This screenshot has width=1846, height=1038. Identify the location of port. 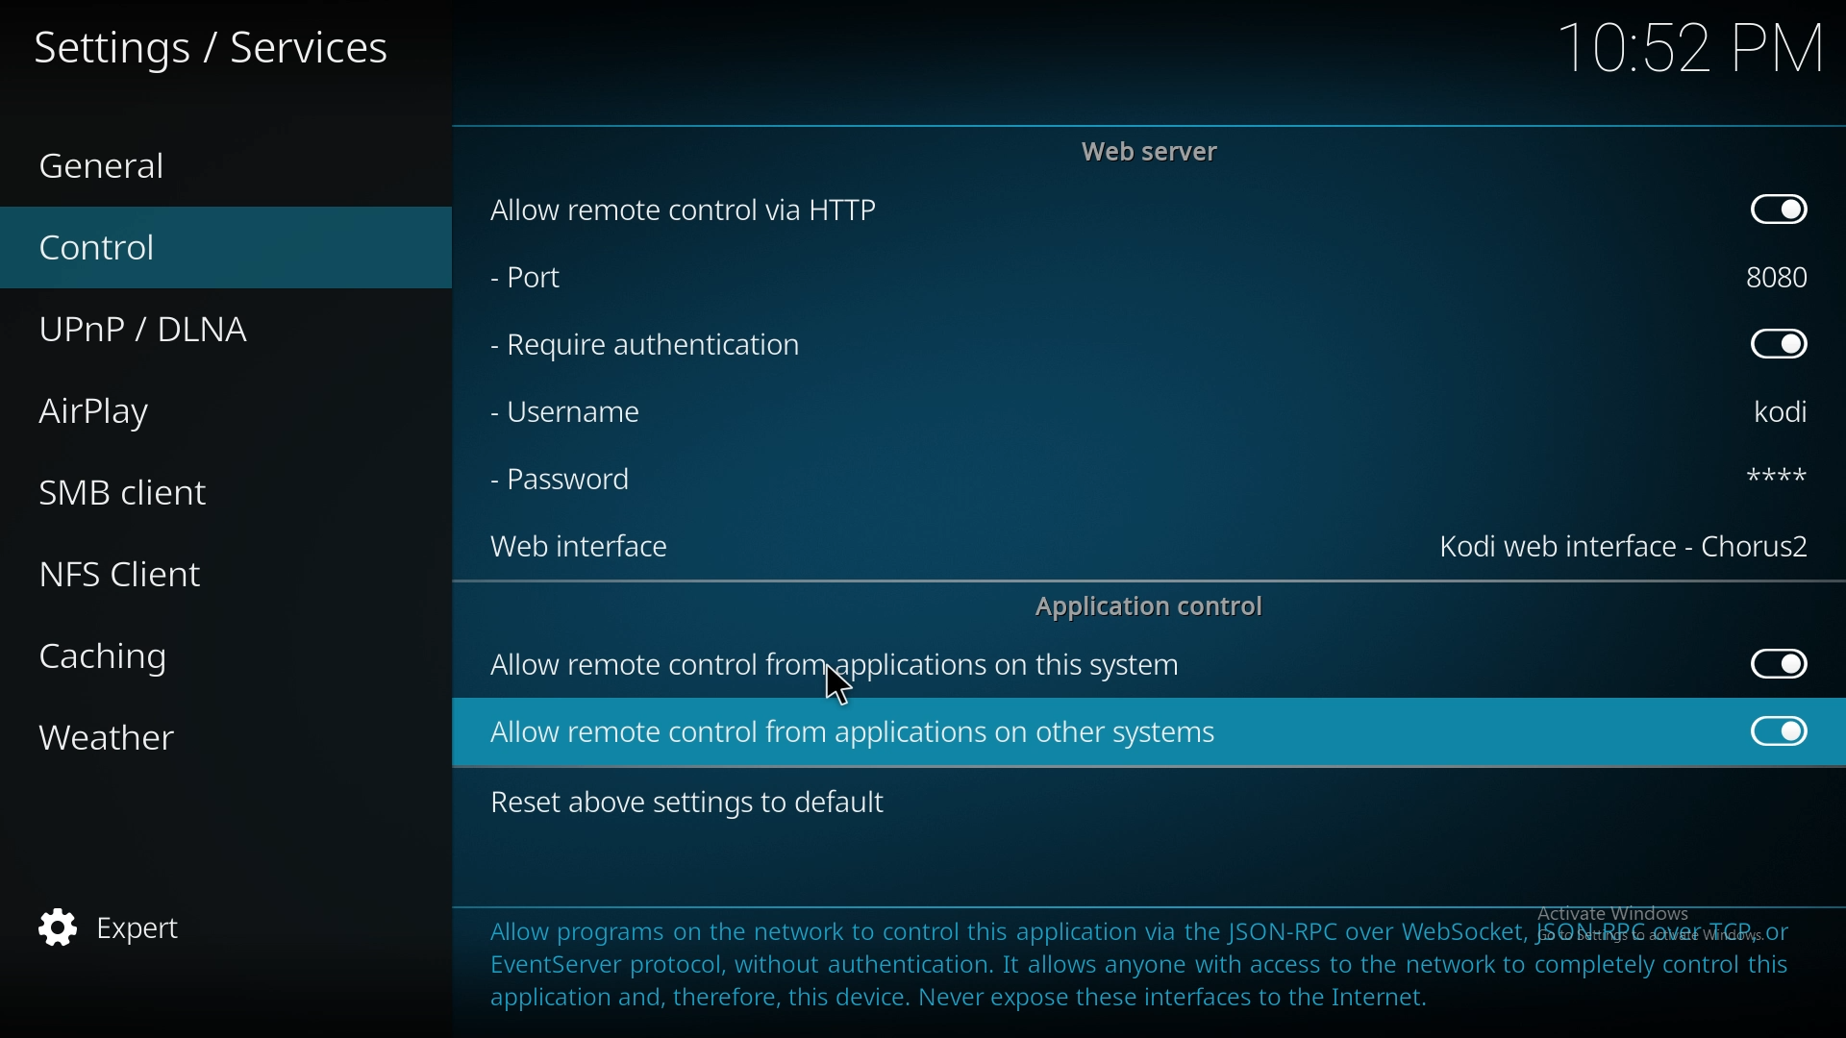
(574, 281).